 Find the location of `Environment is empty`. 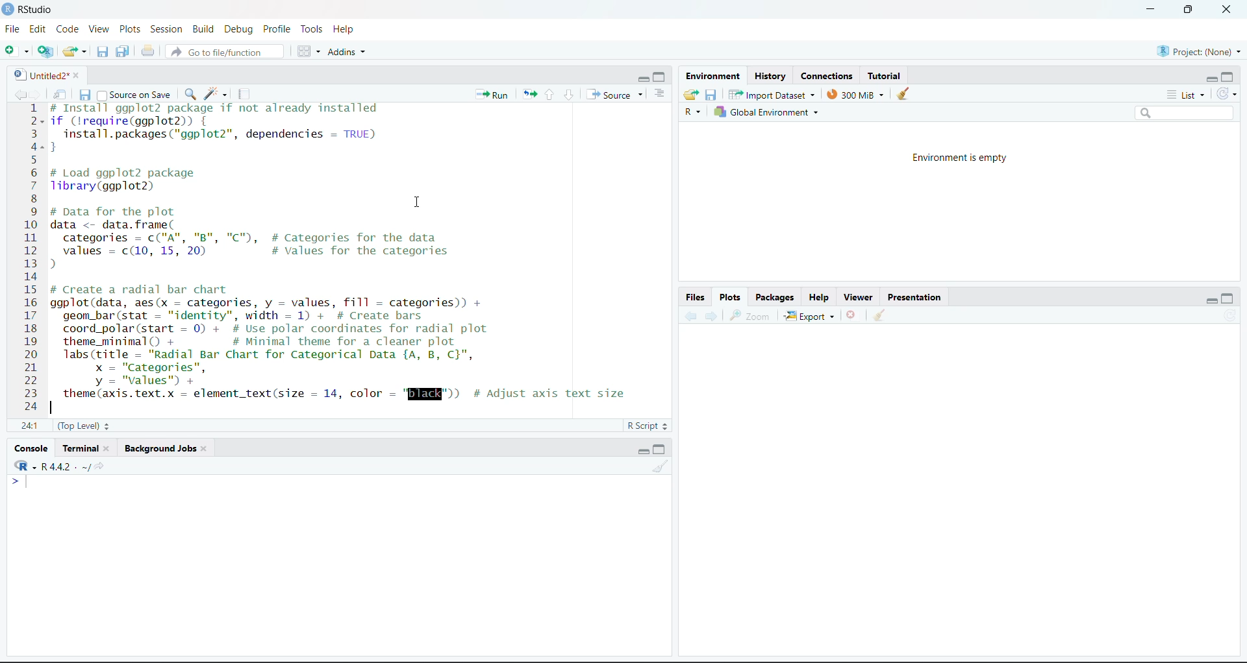

Environment is empty is located at coordinates (953, 158).